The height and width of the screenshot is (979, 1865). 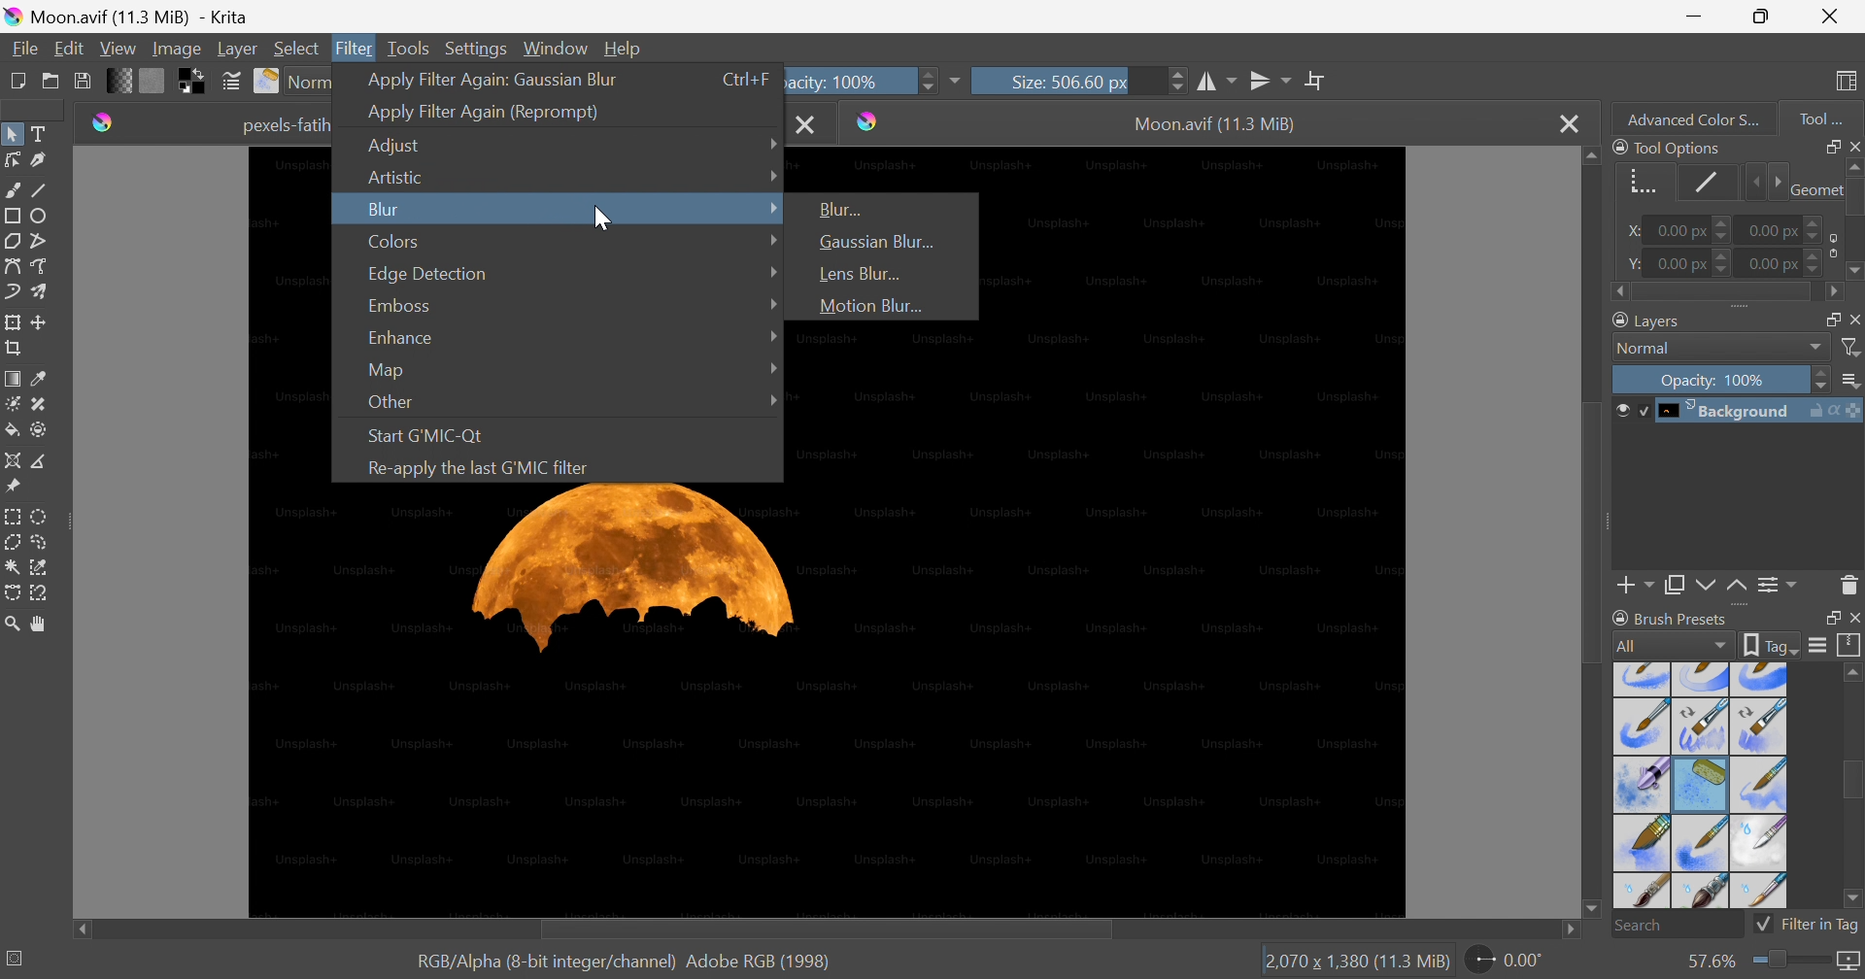 I want to click on 0.00 px, so click(x=1689, y=229).